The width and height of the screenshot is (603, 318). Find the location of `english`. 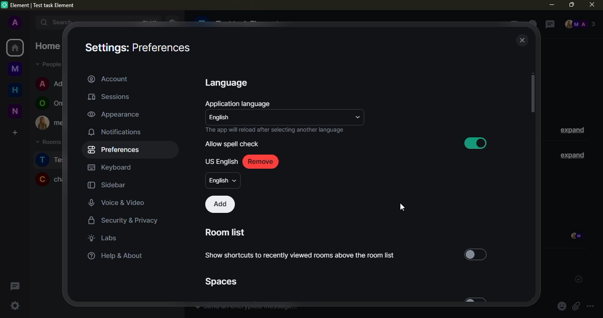

english is located at coordinates (222, 118).